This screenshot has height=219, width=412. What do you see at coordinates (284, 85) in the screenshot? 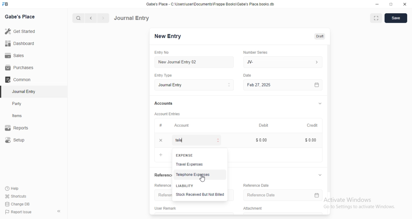
I see `Feb 27, 2025` at bounding box center [284, 85].